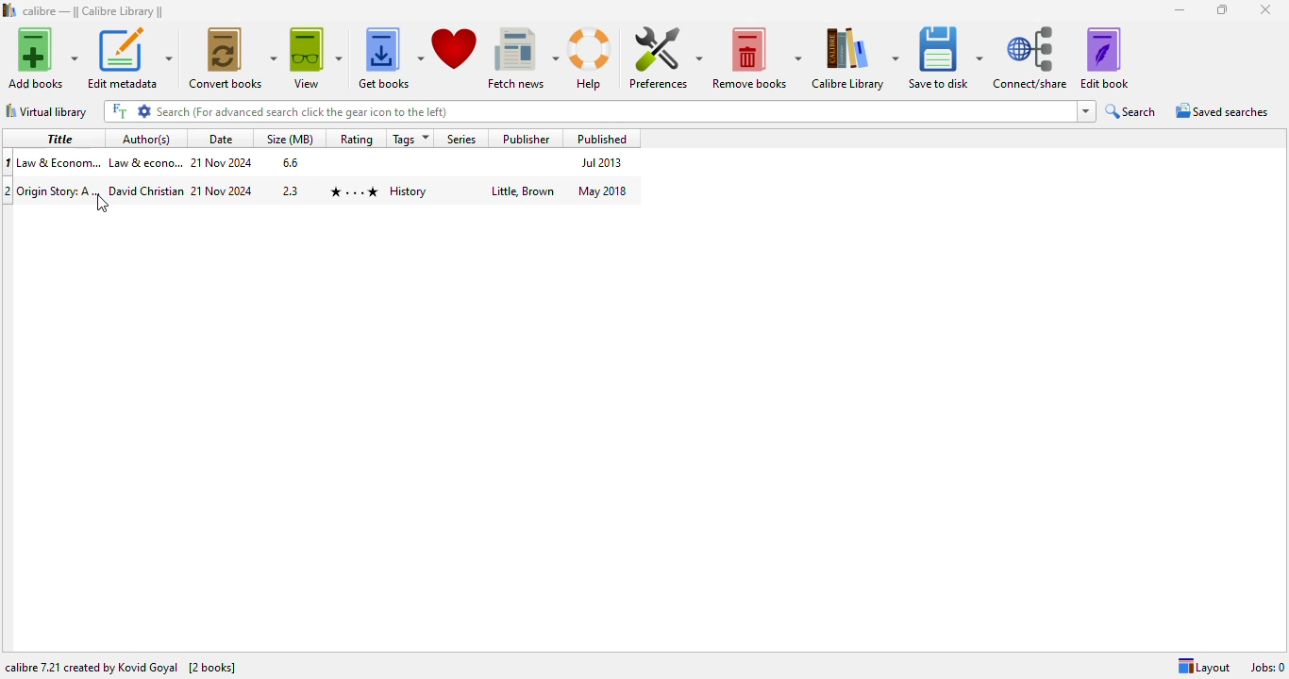 The width and height of the screenshot is (1289, 679). Describe the element at coordinates (57, 138) in the screenshot. I see `title` at that location.